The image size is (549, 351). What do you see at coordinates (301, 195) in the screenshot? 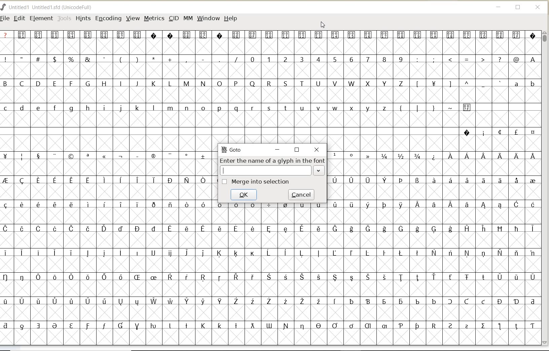
I see `cancel` at bounding box center [301, 195].